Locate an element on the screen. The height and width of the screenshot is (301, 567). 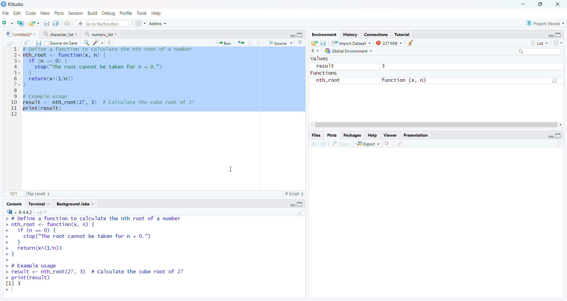
Console is located at coordinates (13, 204).